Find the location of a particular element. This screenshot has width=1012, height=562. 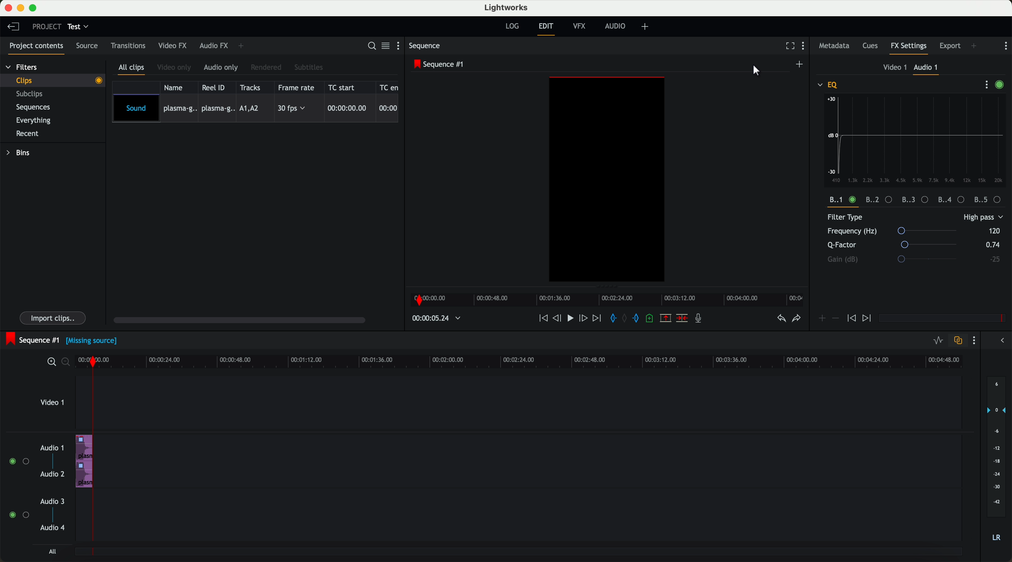

nudge one frame foward is located at coordinates (585, 318).